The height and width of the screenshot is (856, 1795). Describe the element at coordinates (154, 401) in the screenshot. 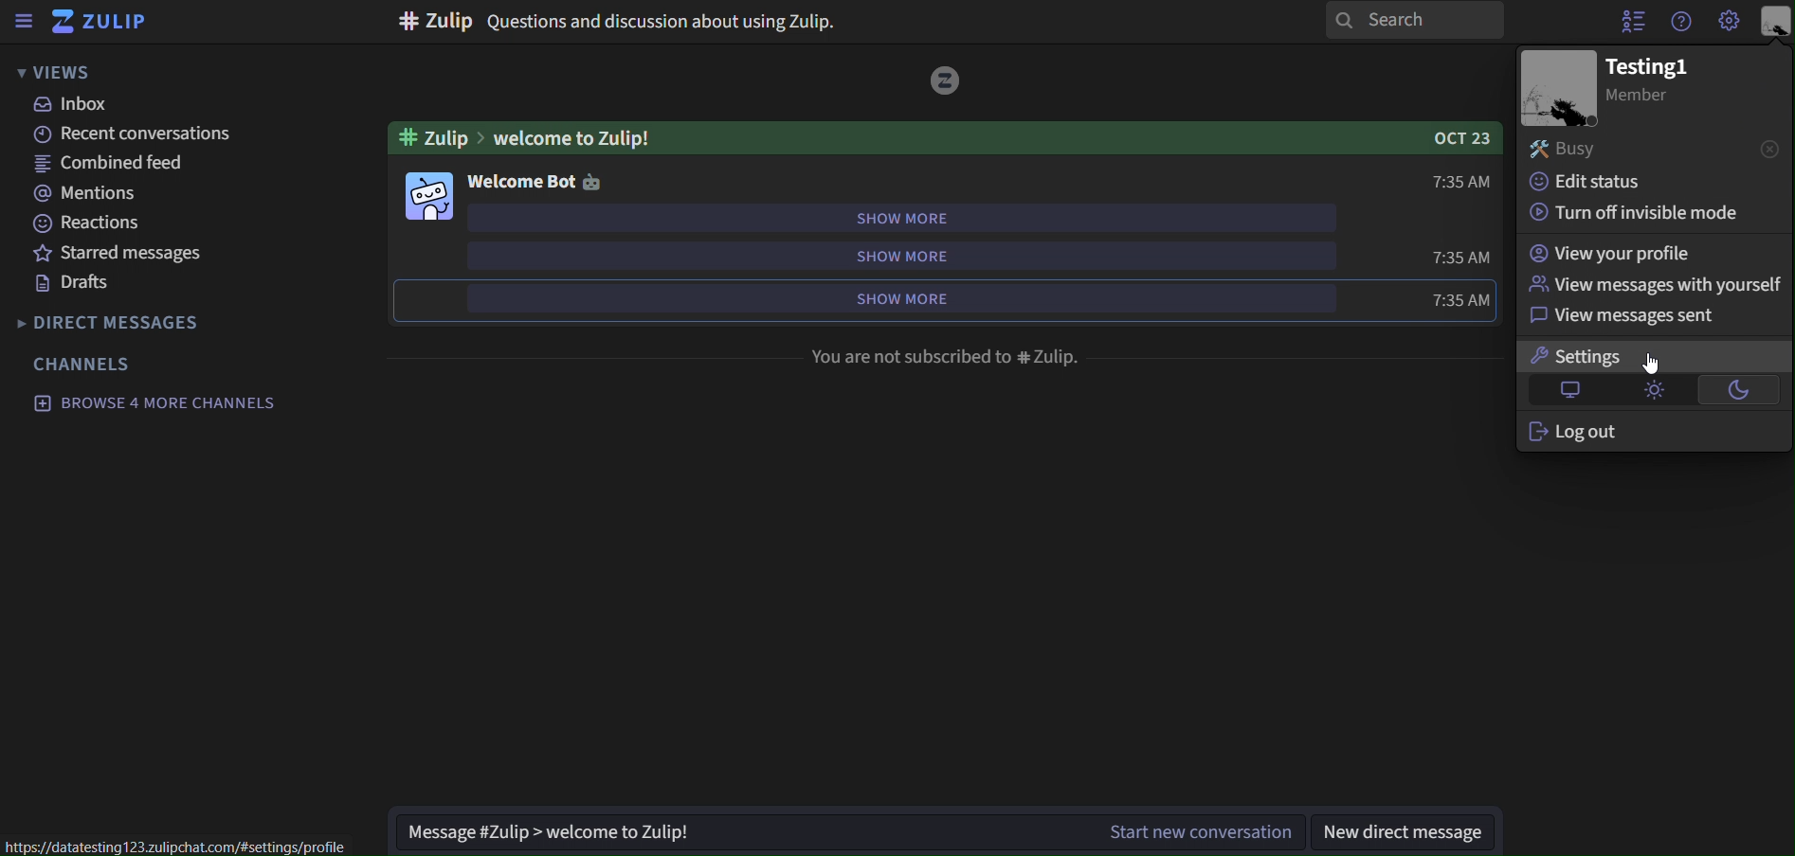

I see `browse 4 more channels` at that location.